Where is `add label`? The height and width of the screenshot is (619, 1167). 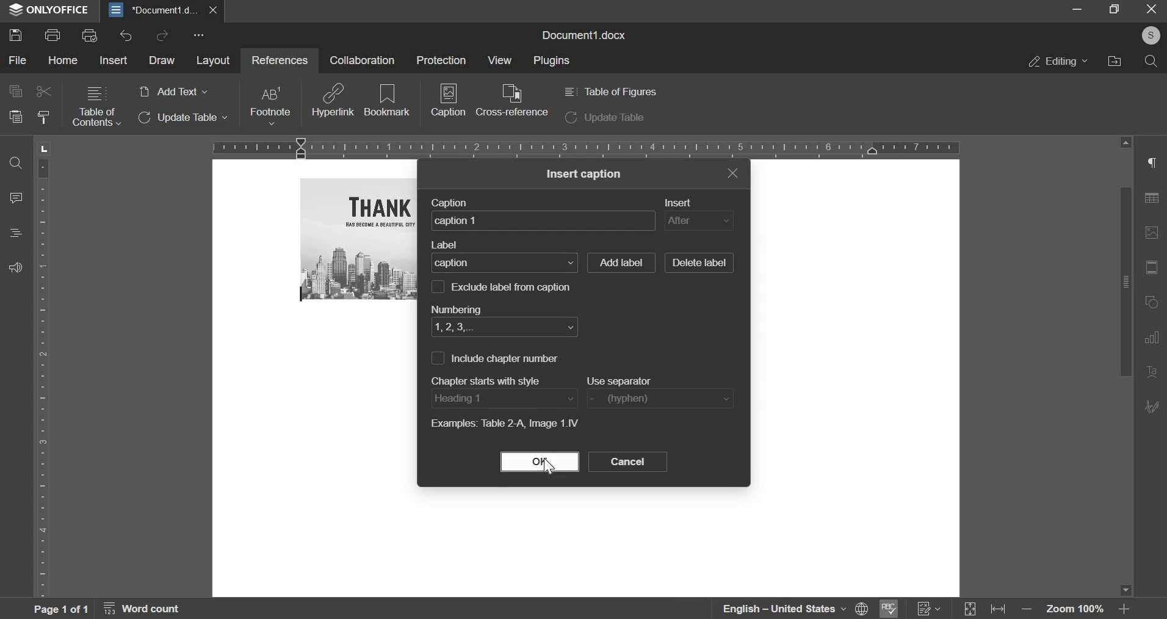 add label is located at coordinates (620, 262).